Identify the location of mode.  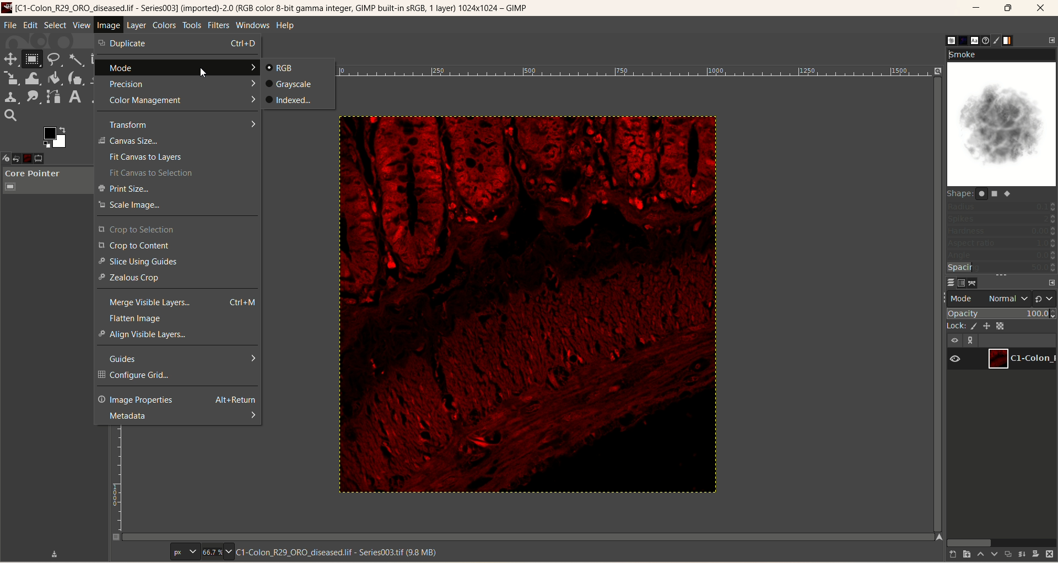
(962, 298).